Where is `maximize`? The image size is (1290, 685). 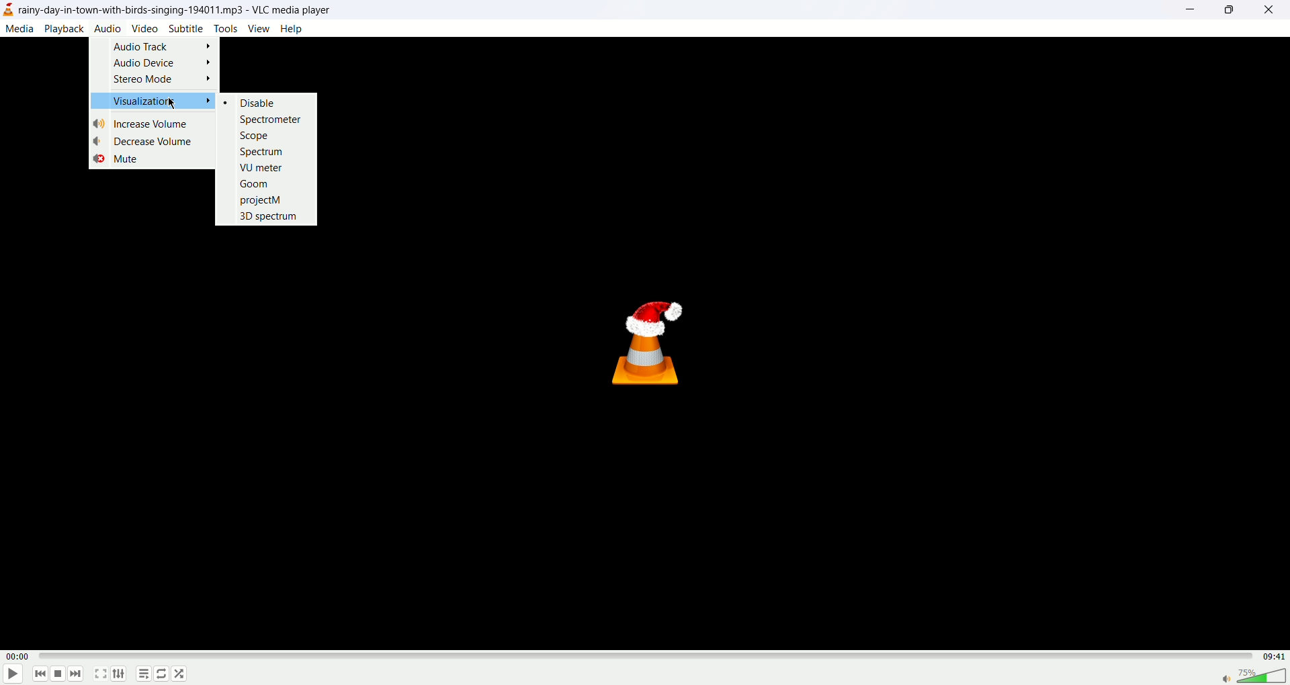 maximize is located at coordinates (1228, 10).